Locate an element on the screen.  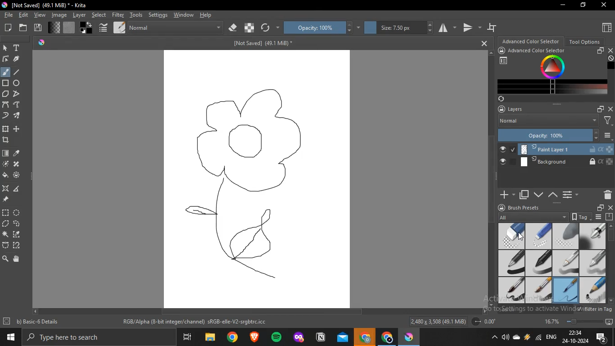
bezier curve selection tool is located at coordinates (6, 246).